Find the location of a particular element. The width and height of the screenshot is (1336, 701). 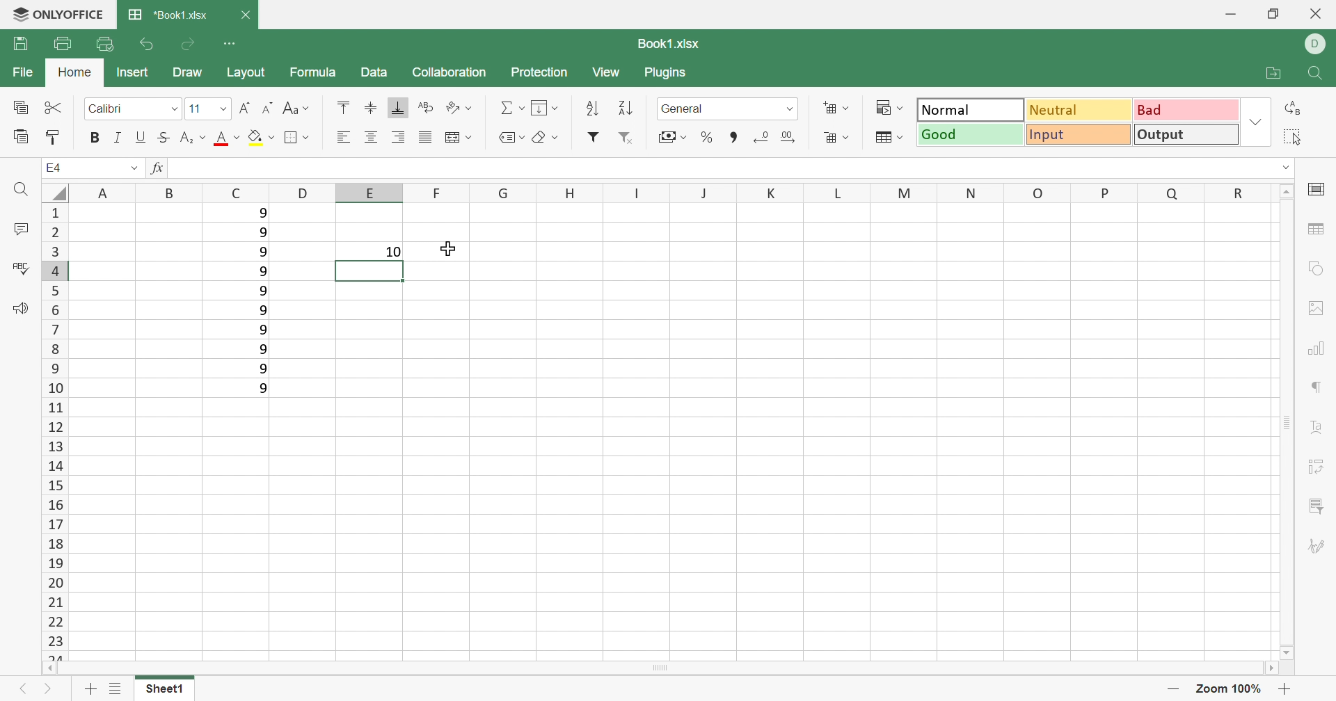

Superscript / Subscript is located at coordinates (191, 138).